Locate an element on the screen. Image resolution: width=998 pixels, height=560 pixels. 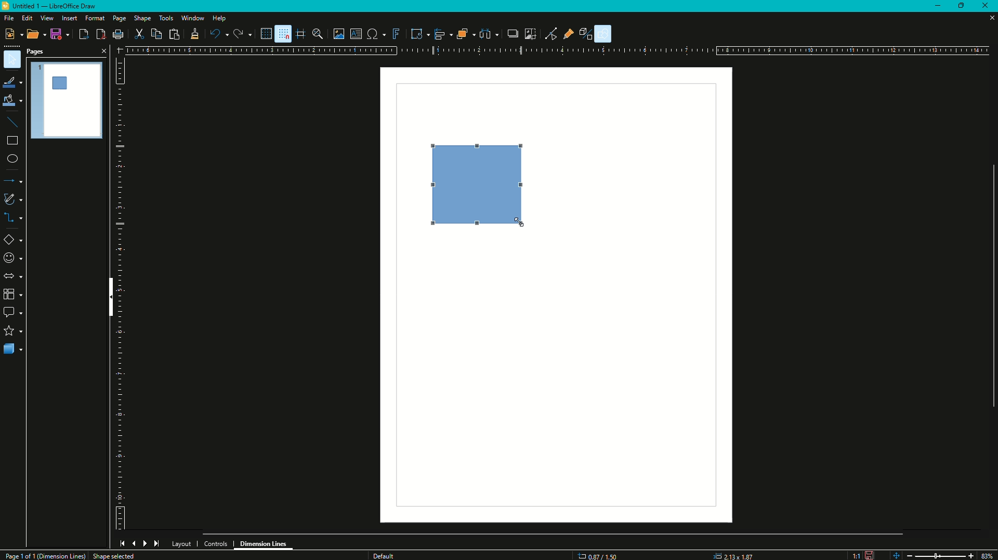
Not saved is located at coordinates (869, 554).